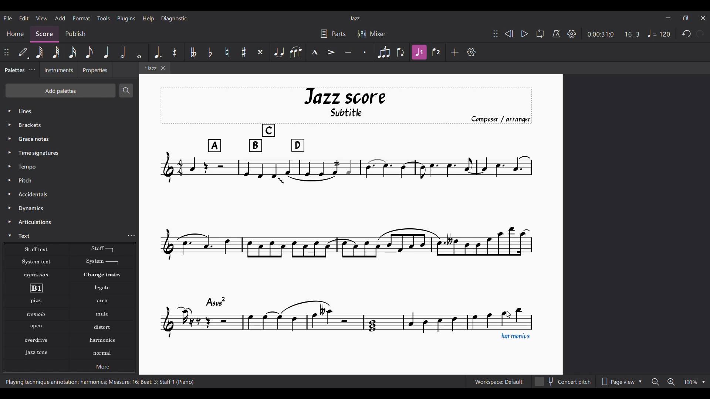 This screenshot has width=710, height=399. I want to click on Format menu, so click(82, 18).